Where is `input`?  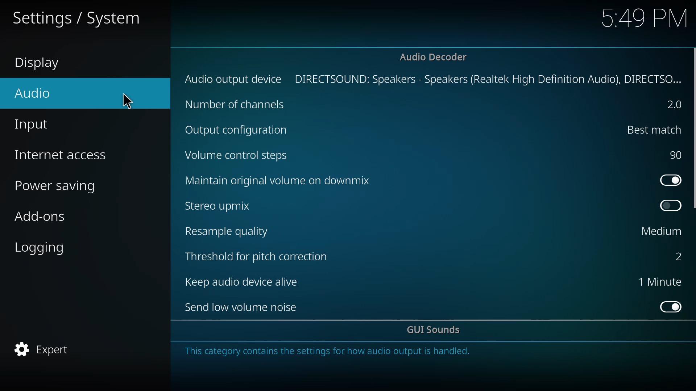
input is located at coordinates (38, 125).